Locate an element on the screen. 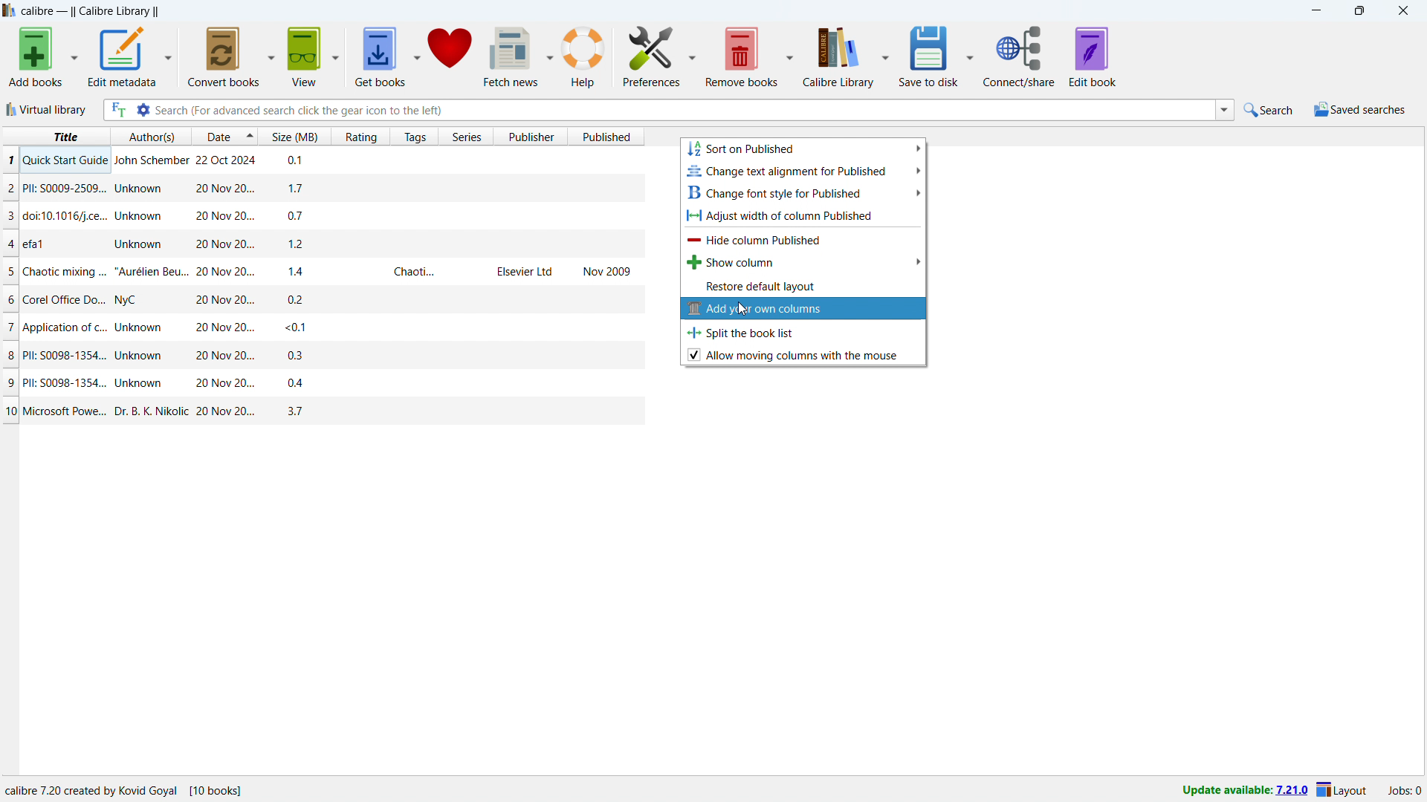 This screenshot has width=1427, height=802. advanced search is located at coordinates (143, 110).